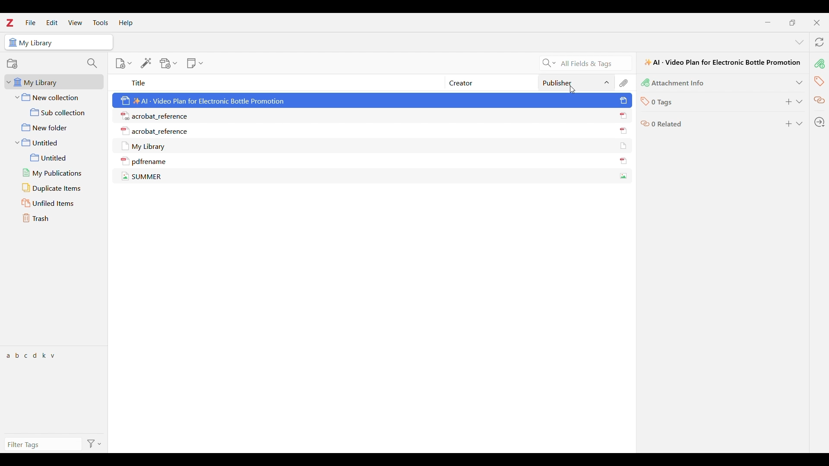  What do you see at coordinates (769, 23) in the screenshot?
I see `Minimize` at bounding box center [769, 23].